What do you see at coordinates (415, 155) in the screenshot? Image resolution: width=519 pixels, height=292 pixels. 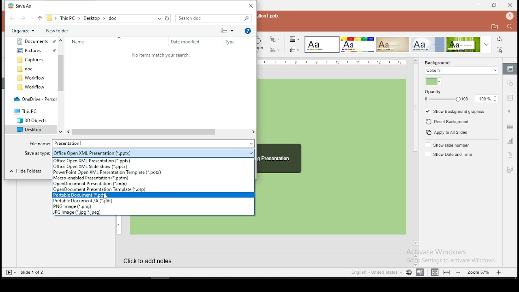 I see `scroll bar` at bounding box center [415, 155].